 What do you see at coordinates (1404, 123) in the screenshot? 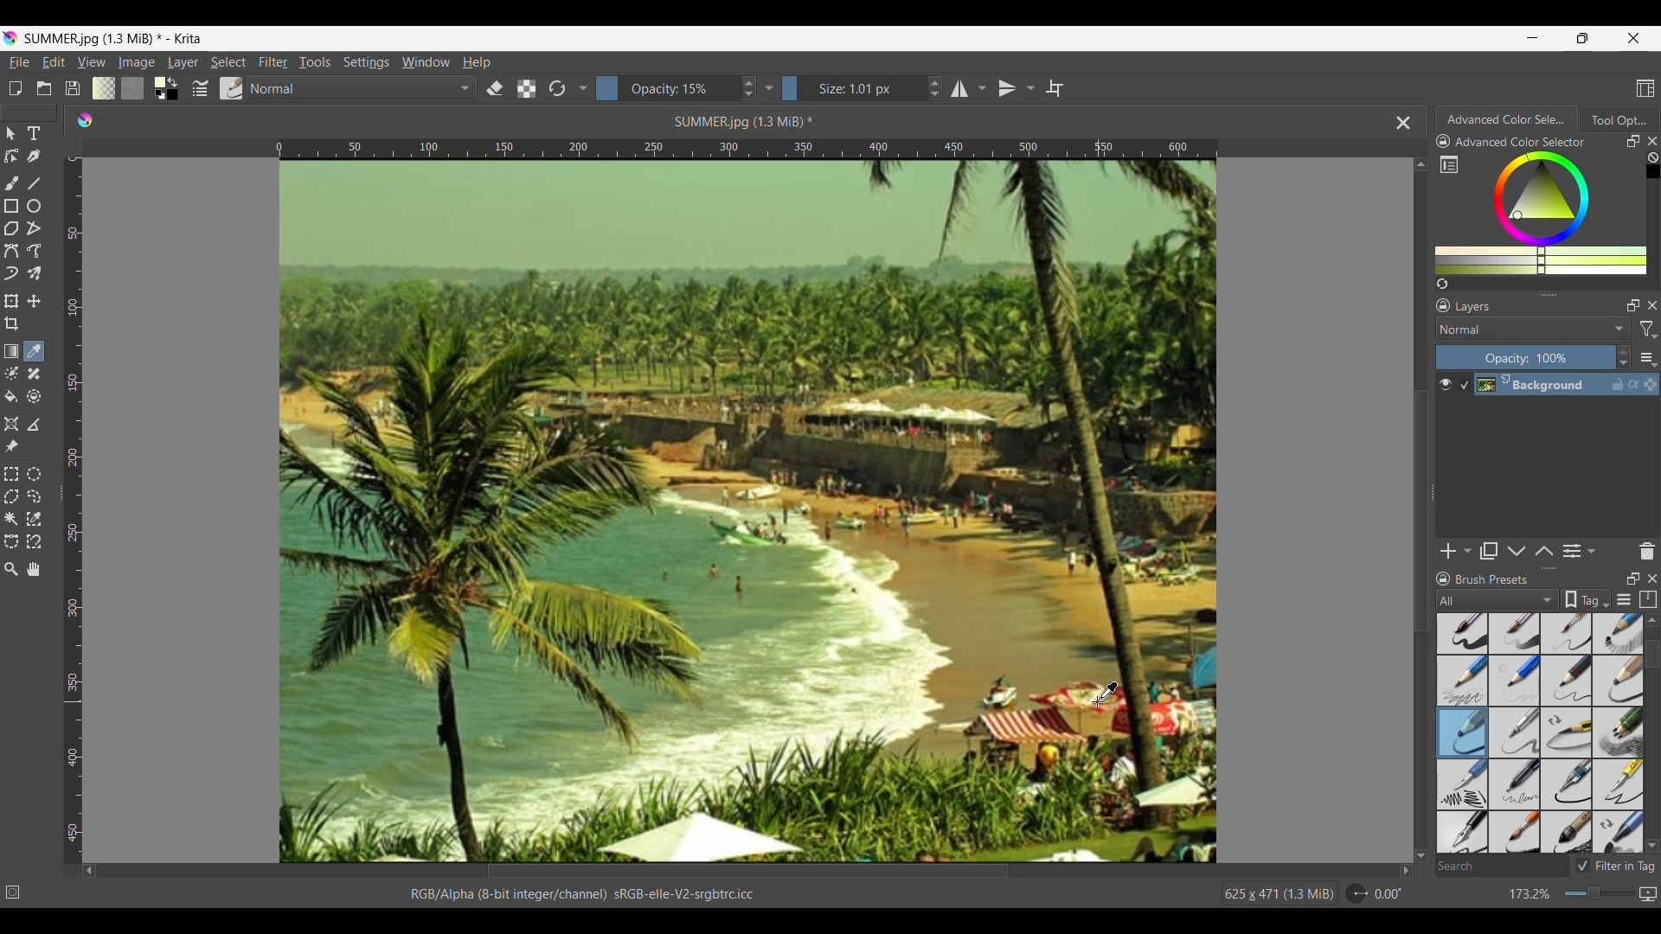
I see `Close tab` at bounding box center [1404, 123].